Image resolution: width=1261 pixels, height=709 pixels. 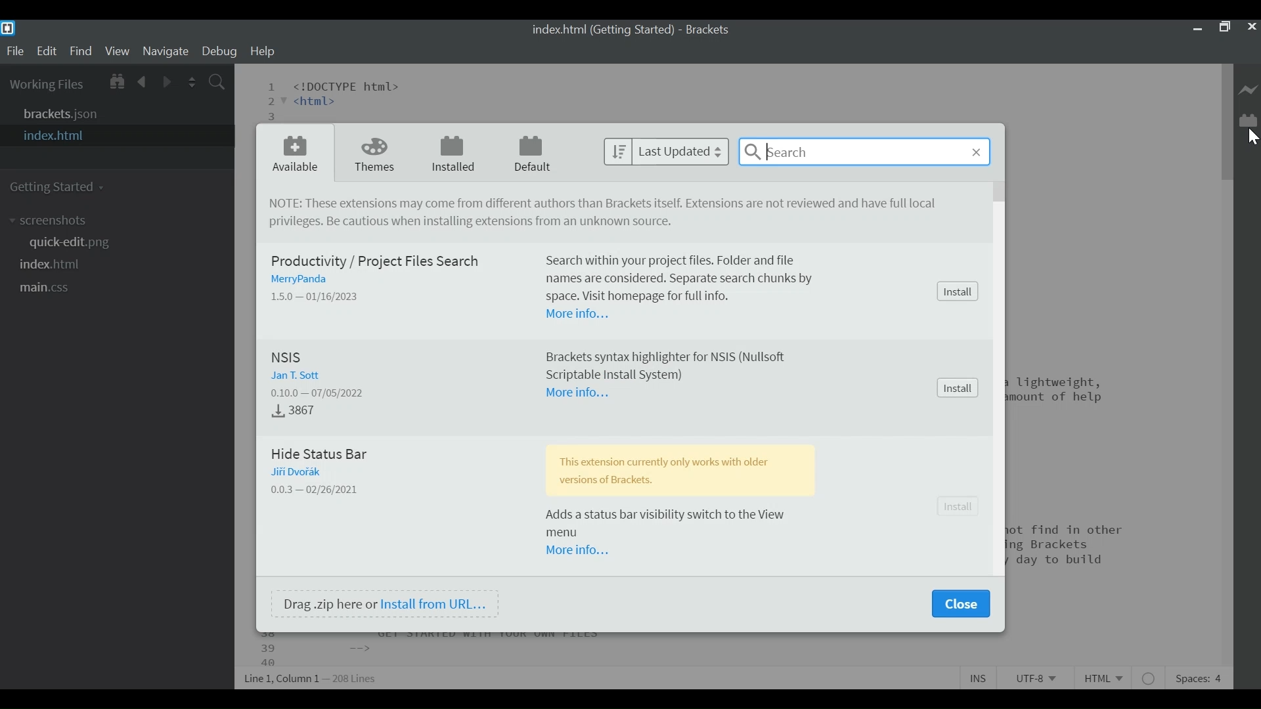 I want to click on Productivity/ Project Files Search, so click(x=380, y=261).